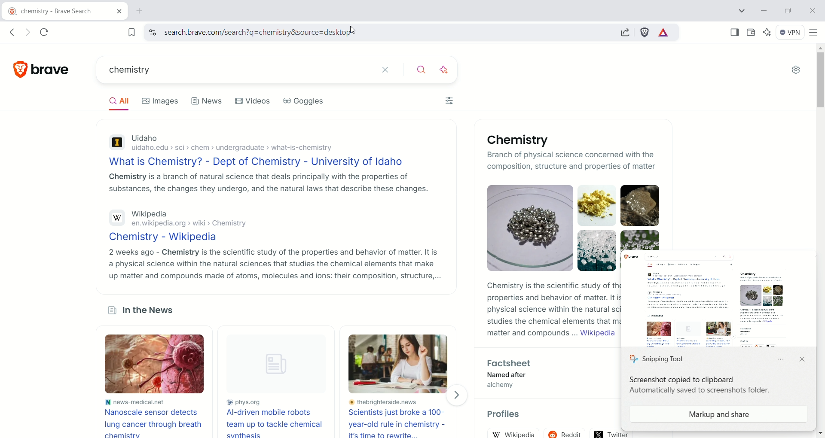  I want to click on brave logo, so click(21, 68).